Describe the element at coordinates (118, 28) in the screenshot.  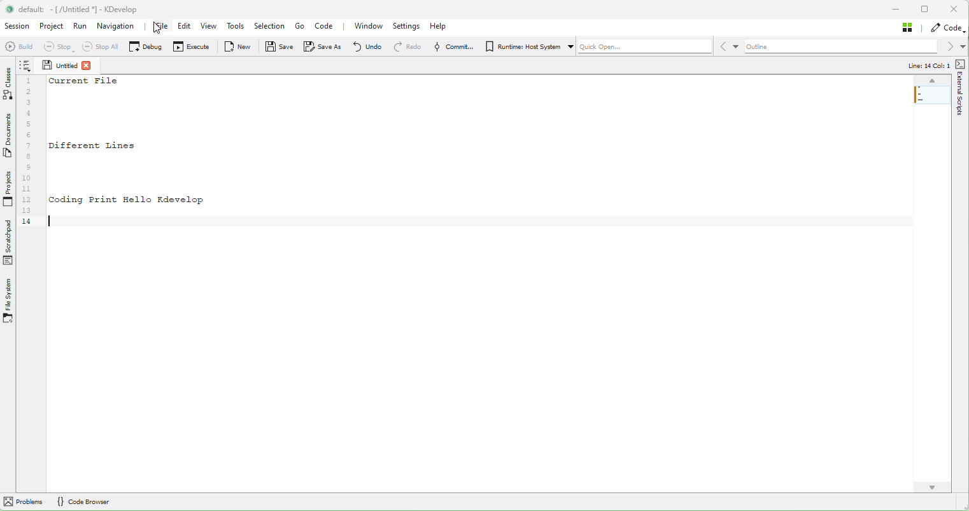
I see `Navigation` at that location.